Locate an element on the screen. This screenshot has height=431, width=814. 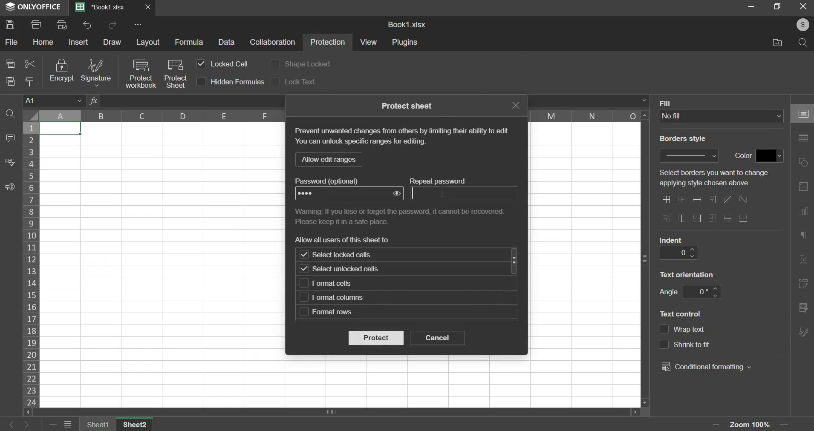
text is located at coordinates (688, 273).